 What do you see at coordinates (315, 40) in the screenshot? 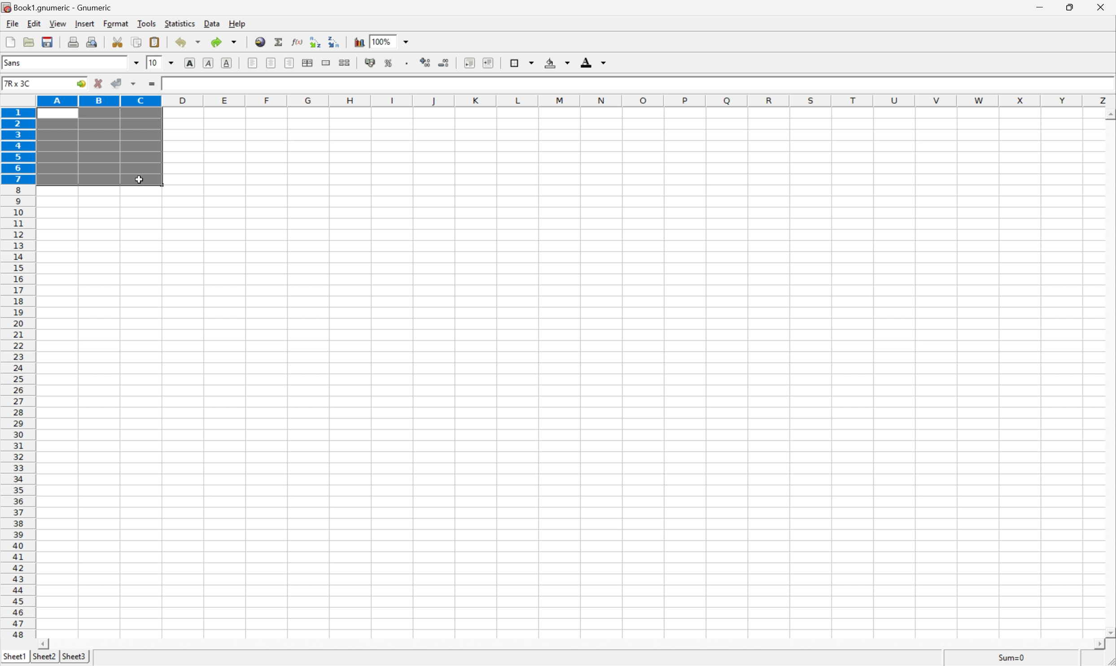
I see `Sort the selected region in ascending order based on the first column selected` at bounding box center [315, 40].